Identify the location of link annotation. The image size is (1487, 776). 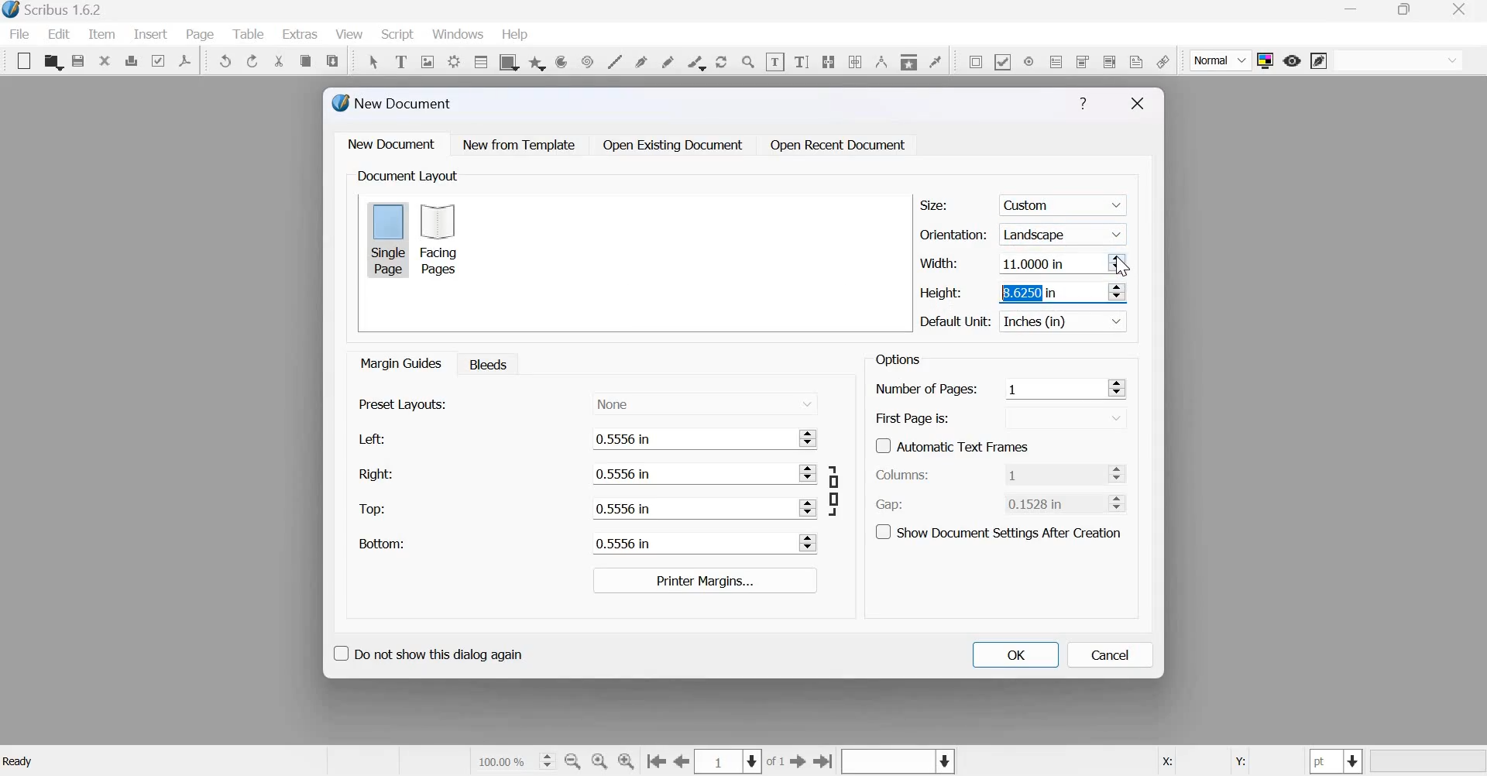
(1162, 61).